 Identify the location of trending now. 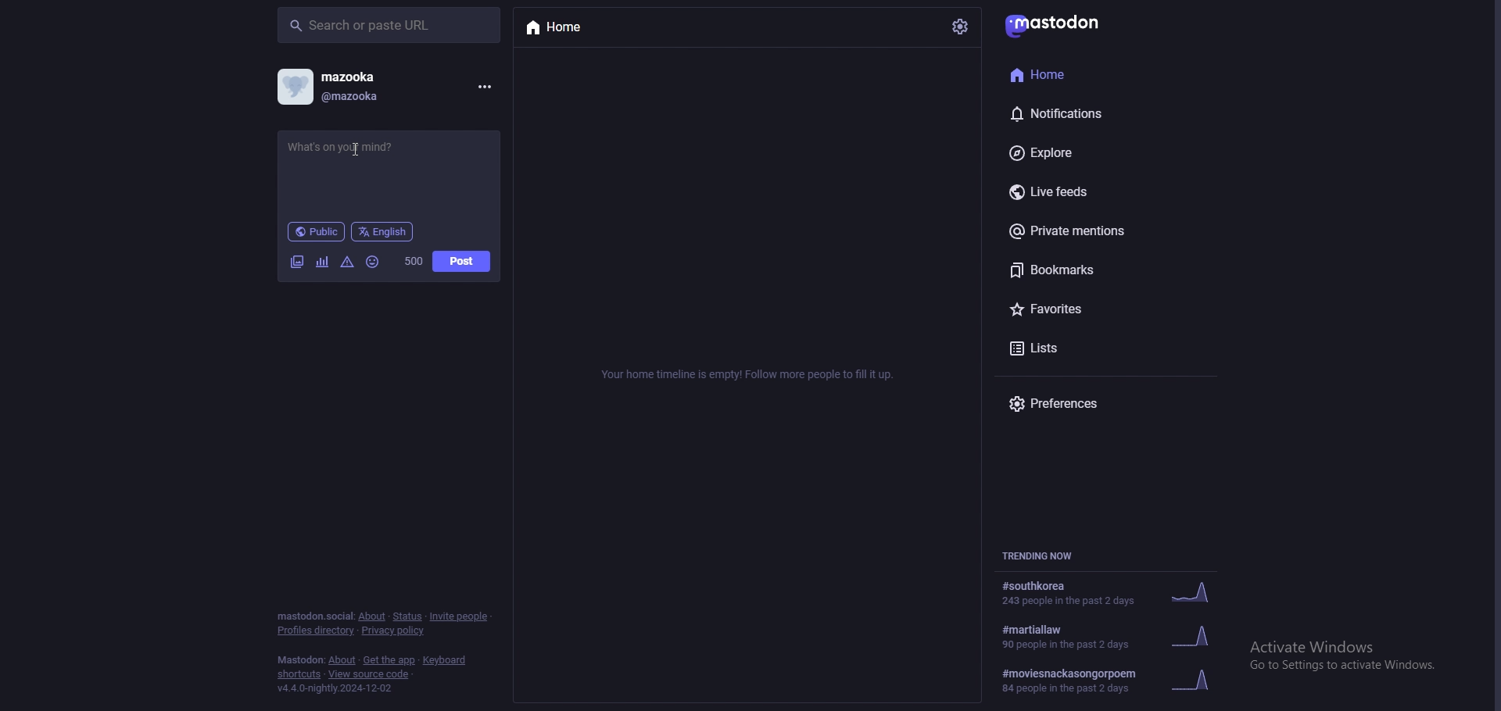
(1043, 556).